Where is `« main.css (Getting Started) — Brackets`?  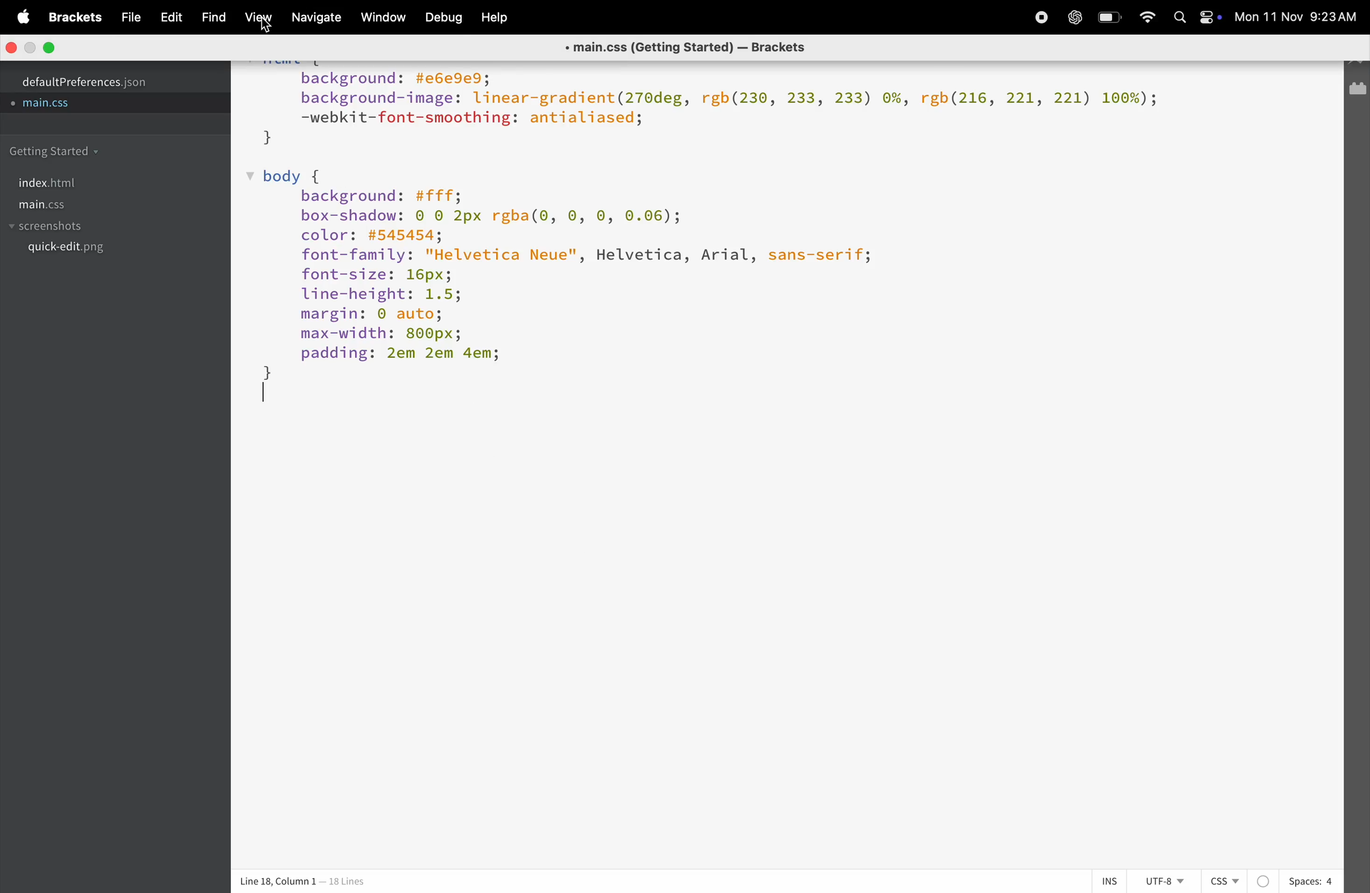
« main.css (Getting Started) — Brackets is located at coordinates (687, 45).